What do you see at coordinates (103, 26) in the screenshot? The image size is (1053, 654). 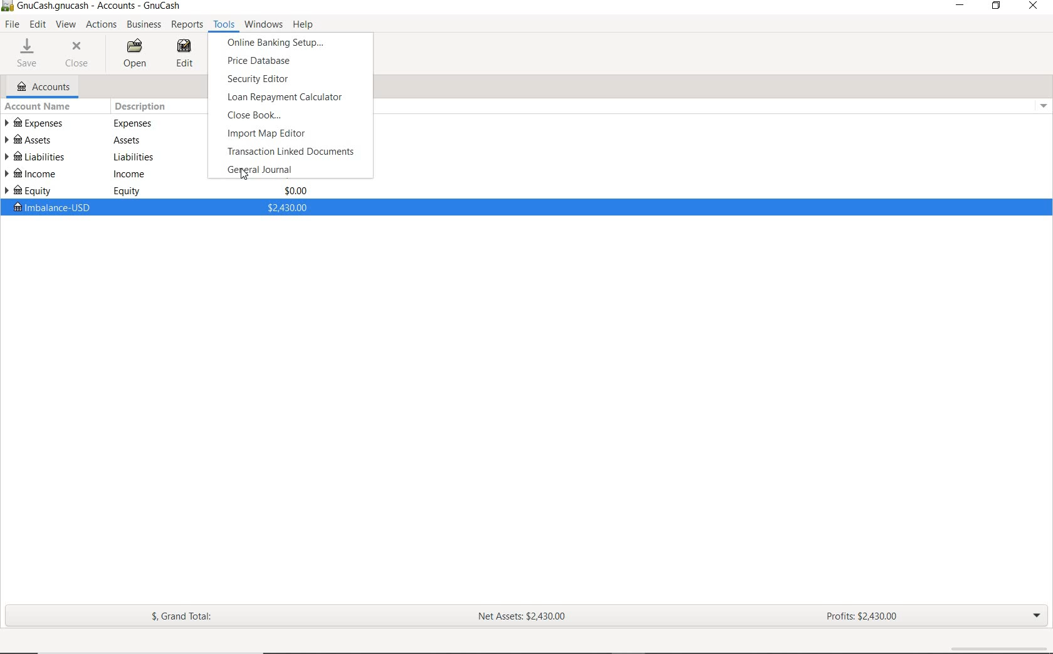 I see `ACTIONS` at bounding box center [103, 26].